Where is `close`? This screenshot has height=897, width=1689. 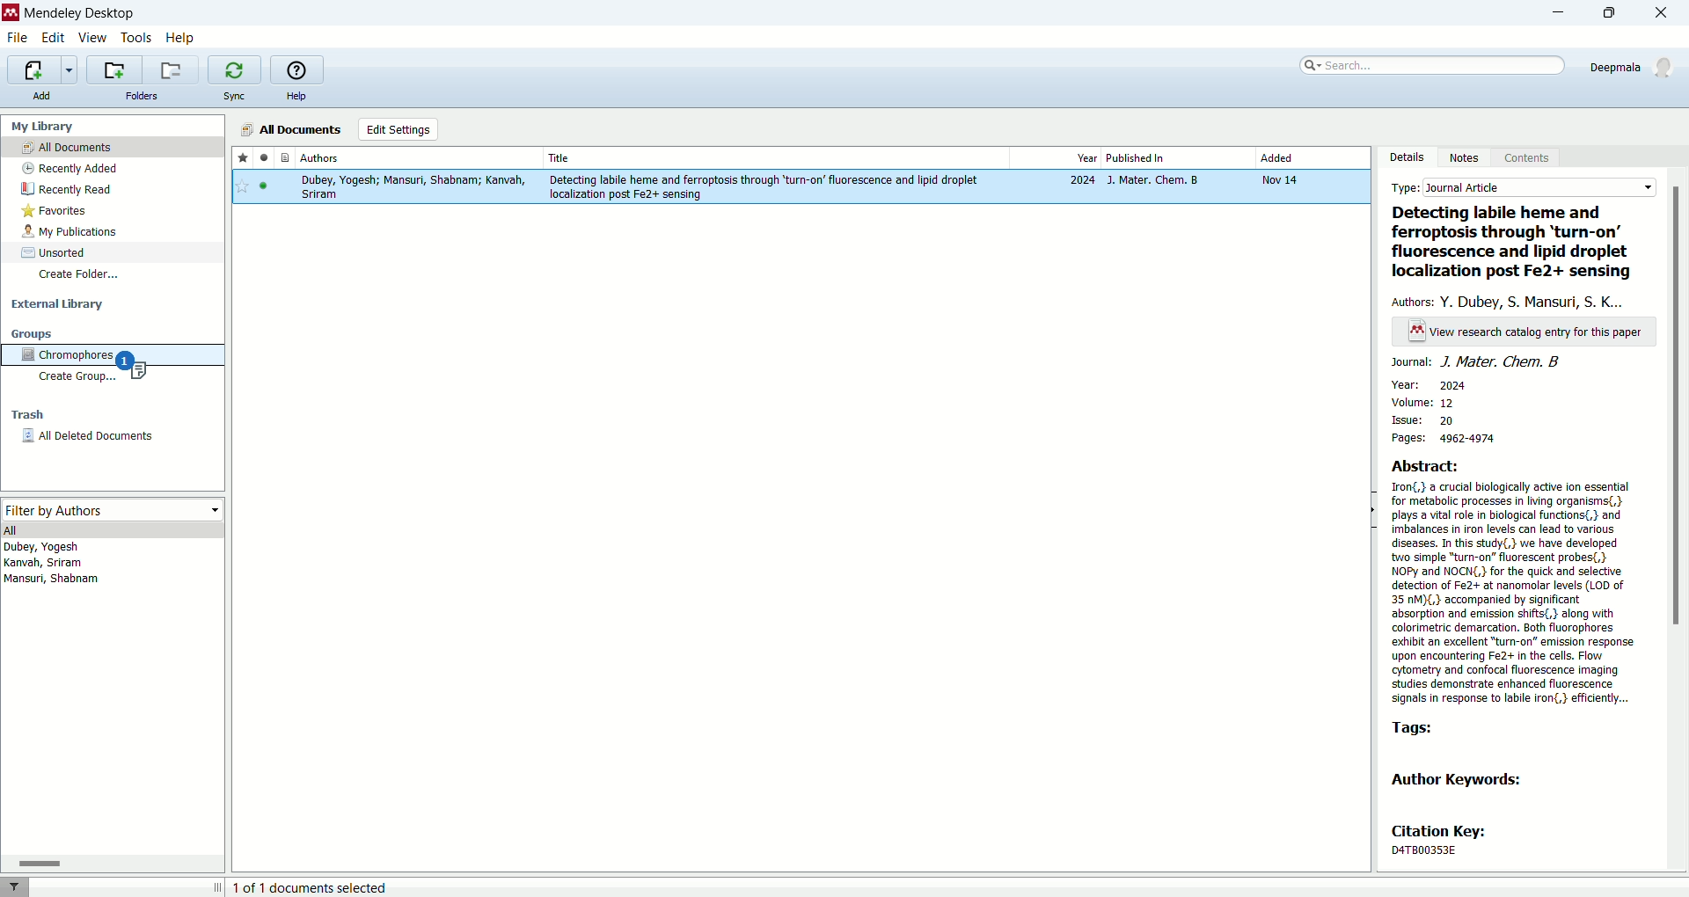
close is located at coordinates (1665, 12).